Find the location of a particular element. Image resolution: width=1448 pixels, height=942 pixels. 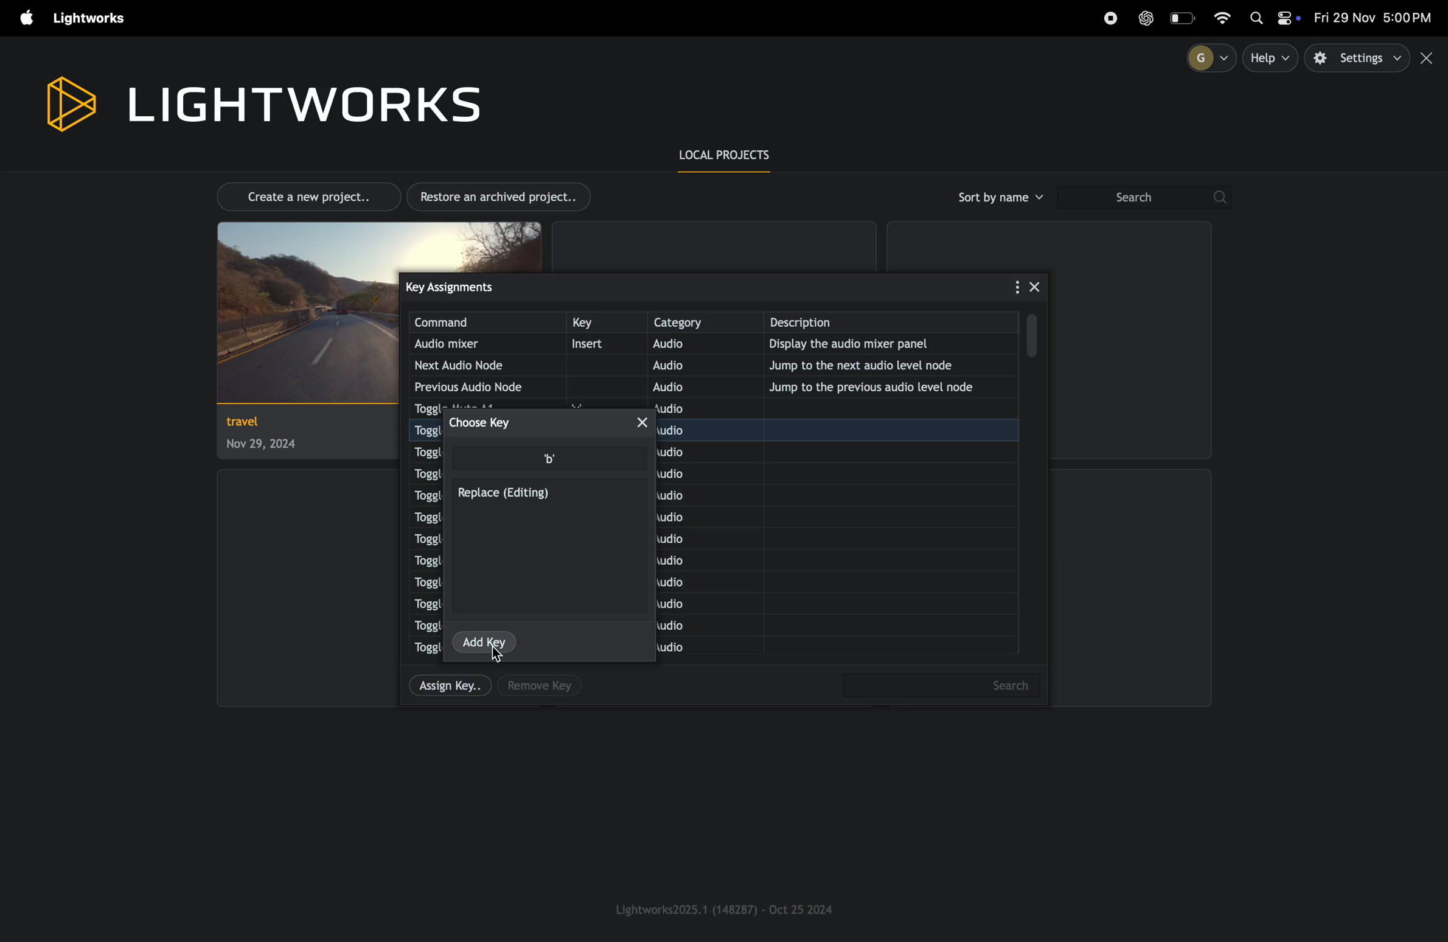

audio is located at coordinates (688, 365).